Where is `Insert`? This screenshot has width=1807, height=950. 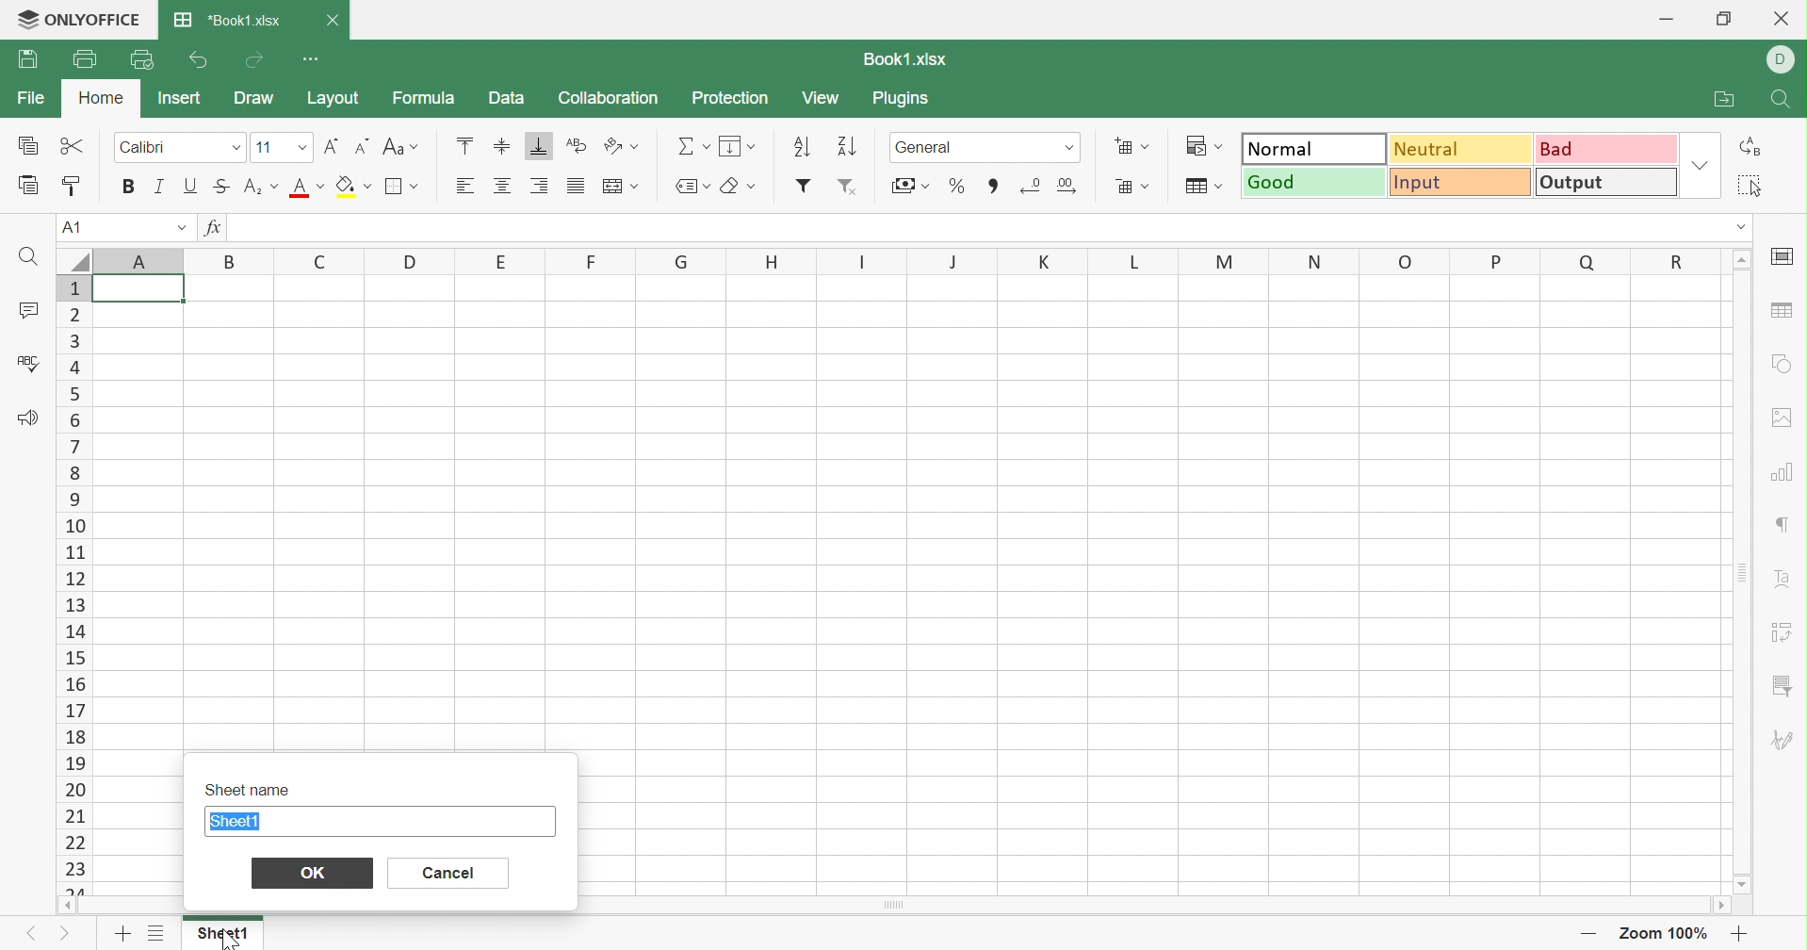
Insert is located at coordinates (182, 98).